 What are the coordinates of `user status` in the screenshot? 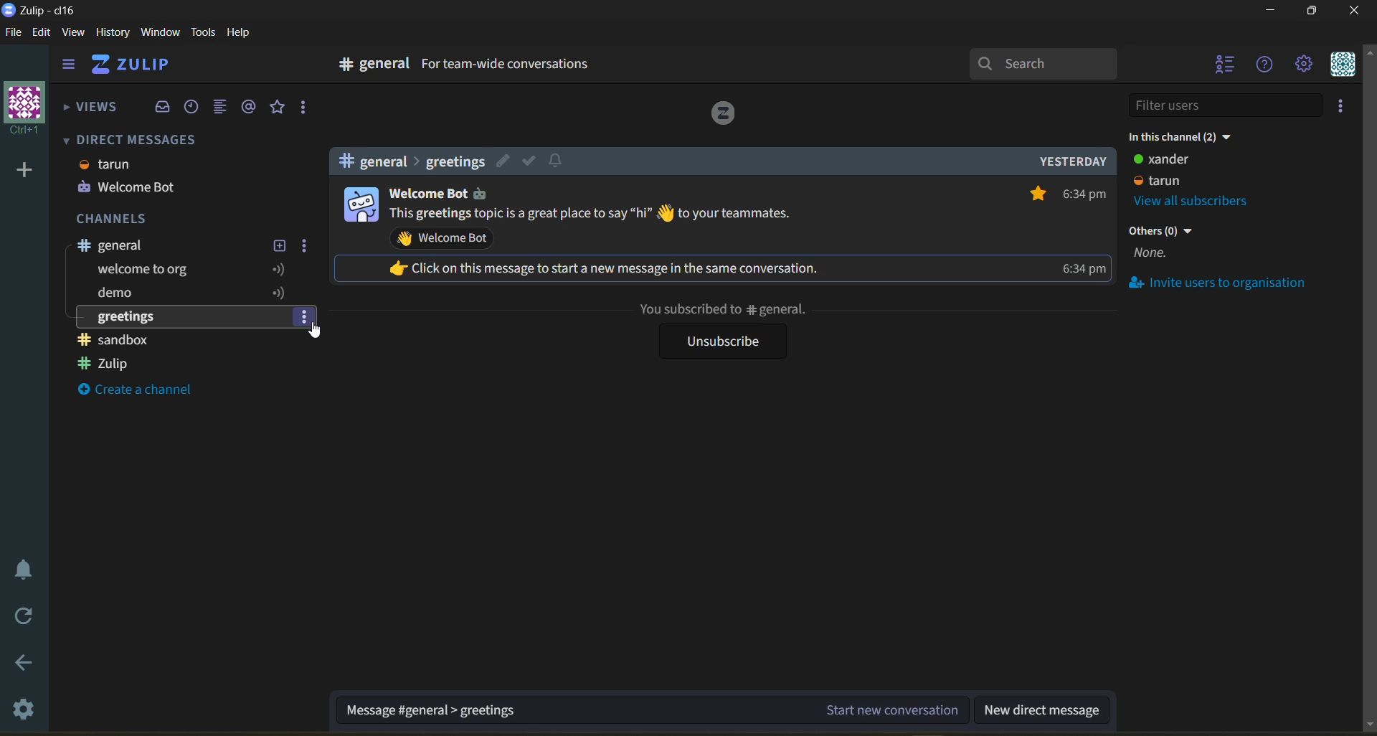 It's located at (1178, 171).